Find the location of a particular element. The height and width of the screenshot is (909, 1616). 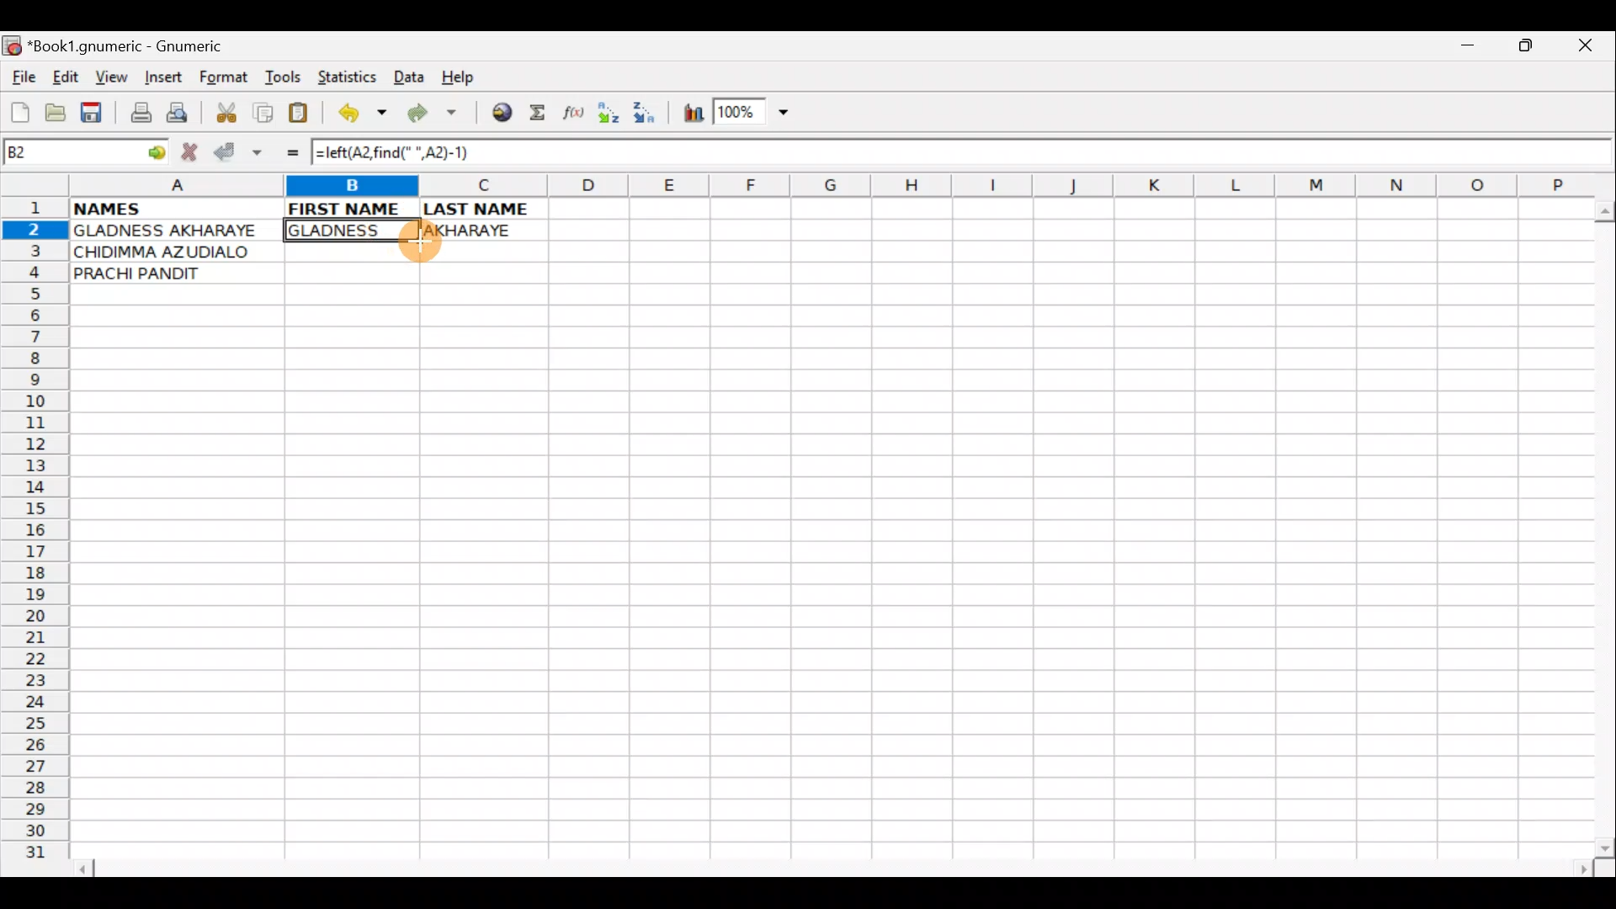

Open a file is located at coordinates (59, 110).